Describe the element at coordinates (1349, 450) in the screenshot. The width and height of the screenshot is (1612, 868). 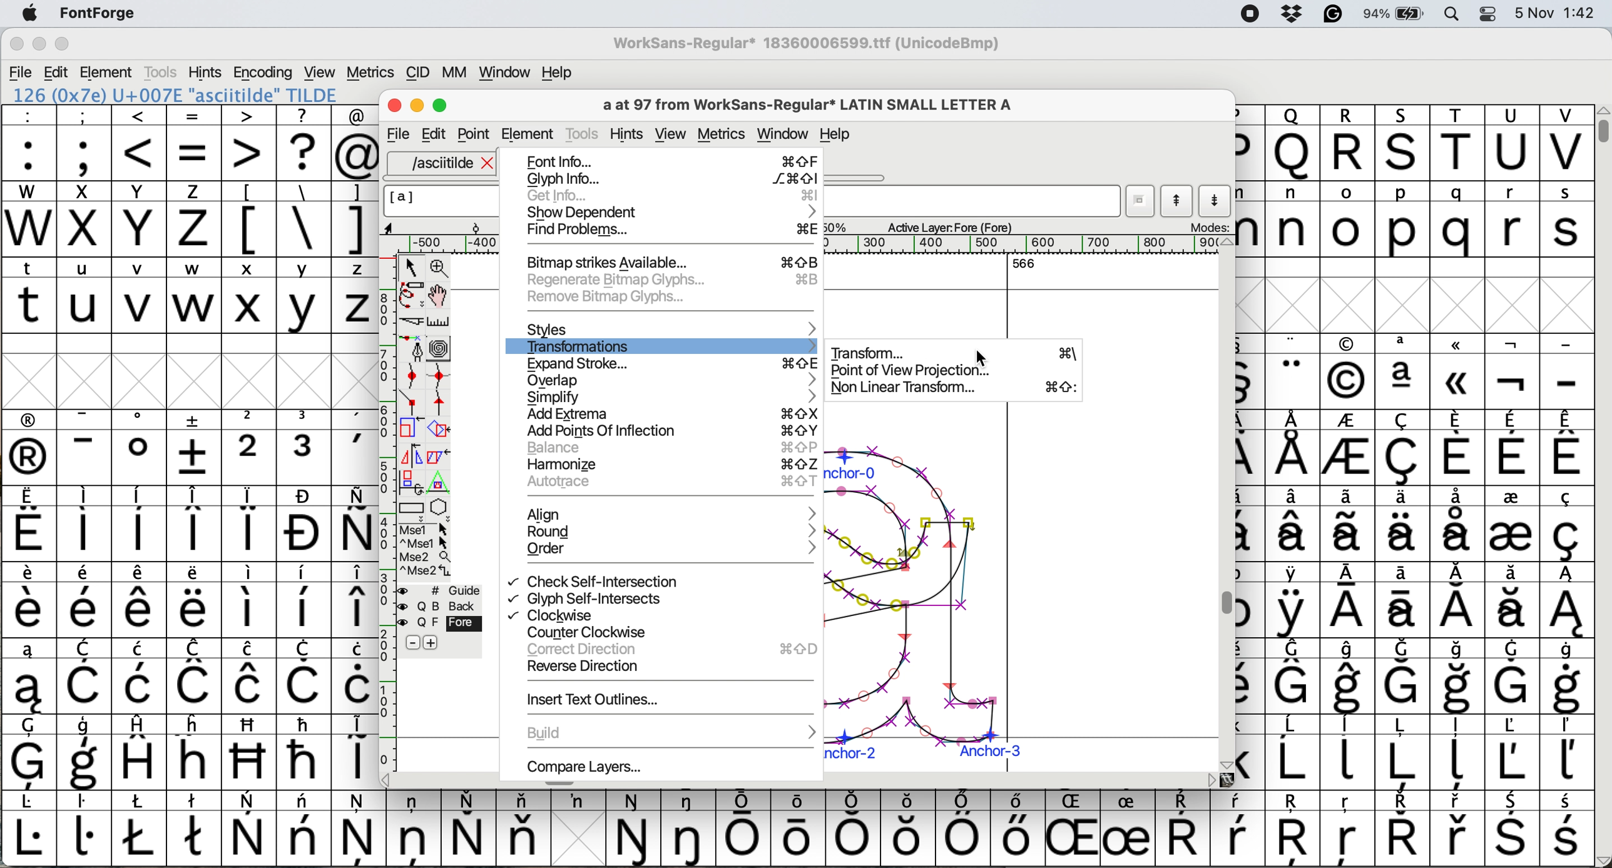
I see `symbol` at that location.